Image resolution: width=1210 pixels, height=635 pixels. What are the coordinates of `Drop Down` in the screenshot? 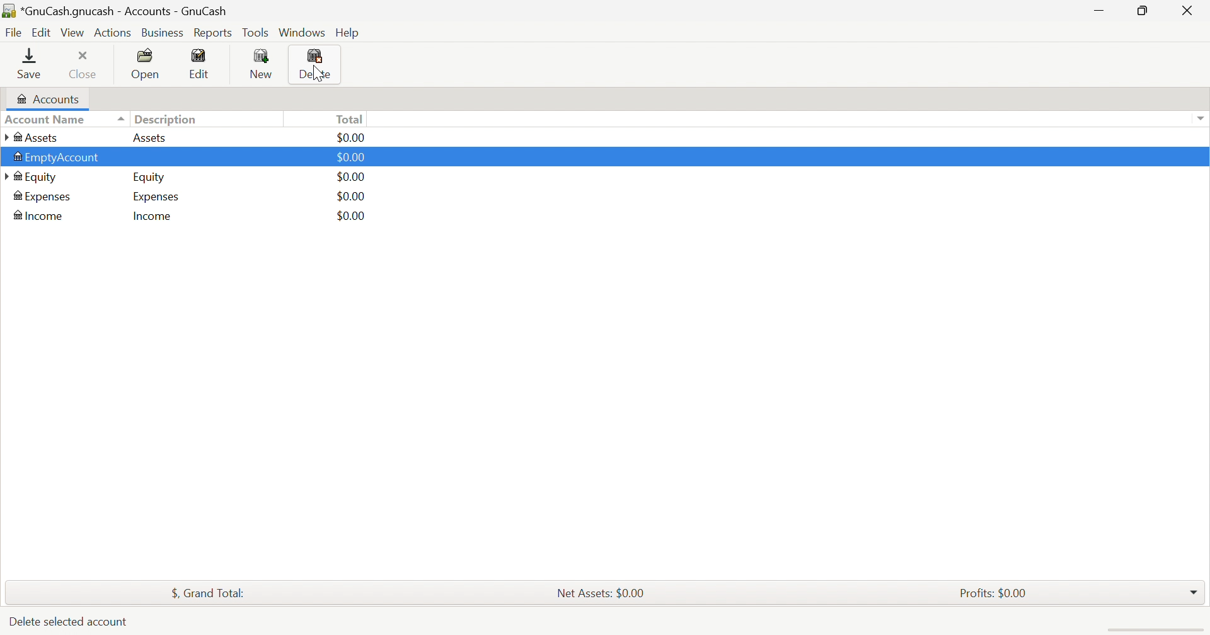 It's located at (1198, 117).